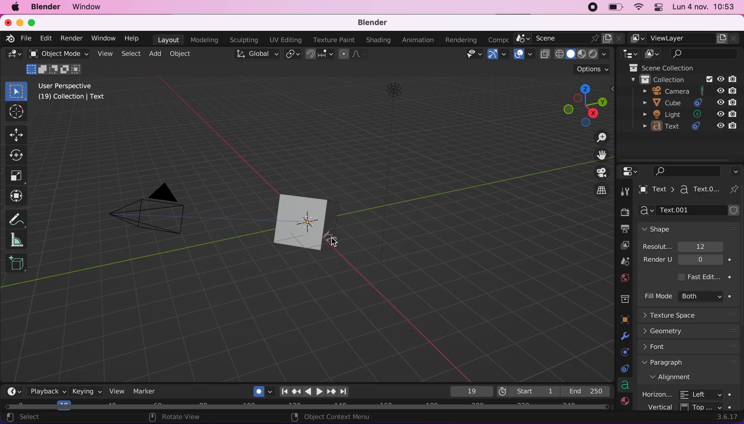  What do you see at coordinates (679, 190) in the screenshot?
I see `text` at bounding box center [679, 190].